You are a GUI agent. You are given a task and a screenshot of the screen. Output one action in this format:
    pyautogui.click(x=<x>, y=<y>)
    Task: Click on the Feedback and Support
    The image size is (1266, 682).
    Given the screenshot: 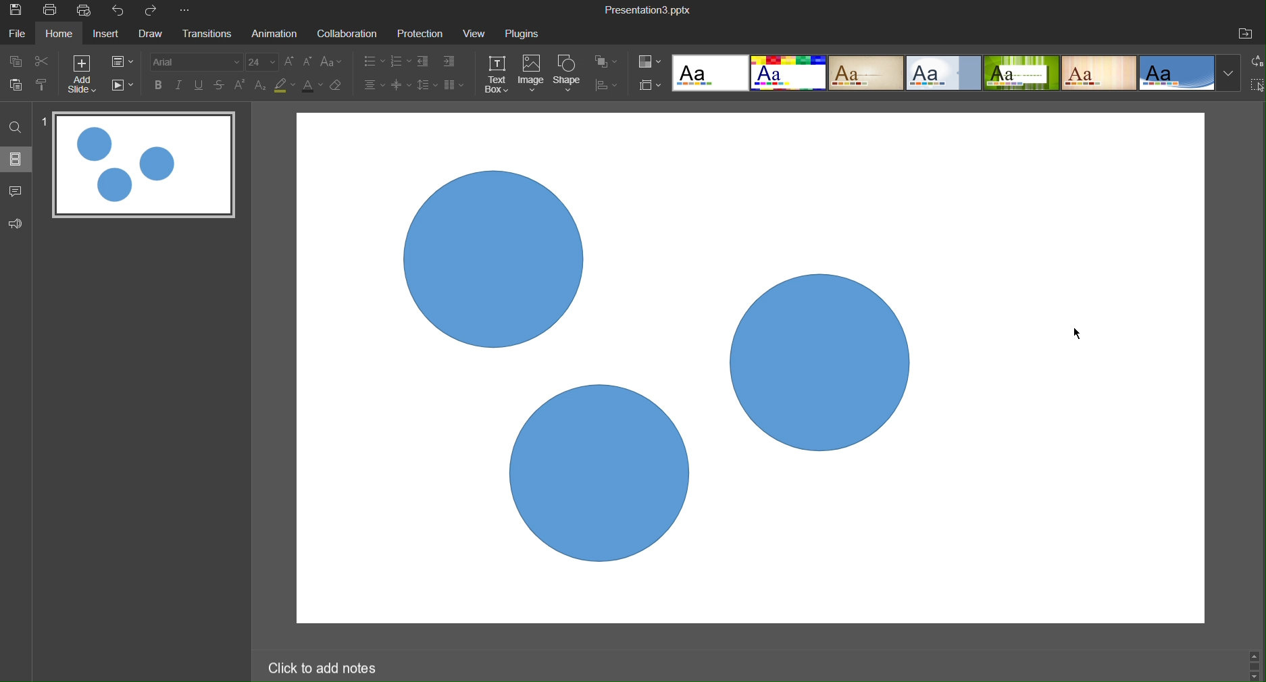 What is the action you would take?
    pyautogui.click(x=15, y=222)
    